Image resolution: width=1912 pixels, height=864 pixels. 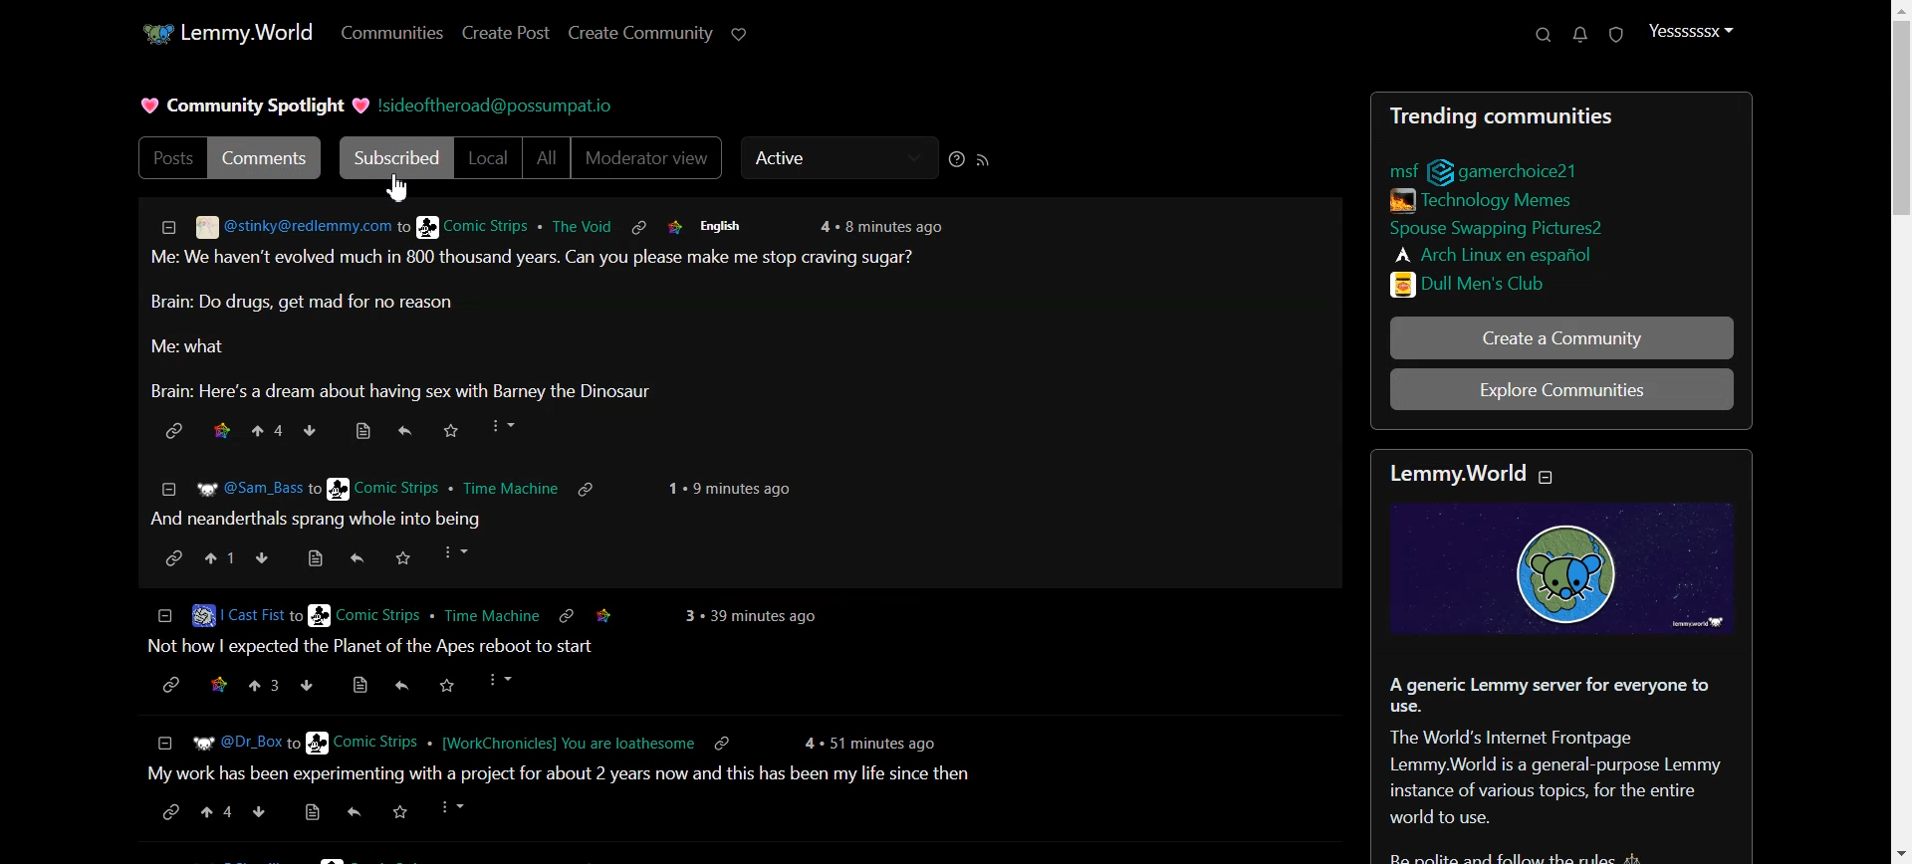 What do you see at coordinates (403, 687) in the screenshot?
I see `share` at bounding box center [403, 687].